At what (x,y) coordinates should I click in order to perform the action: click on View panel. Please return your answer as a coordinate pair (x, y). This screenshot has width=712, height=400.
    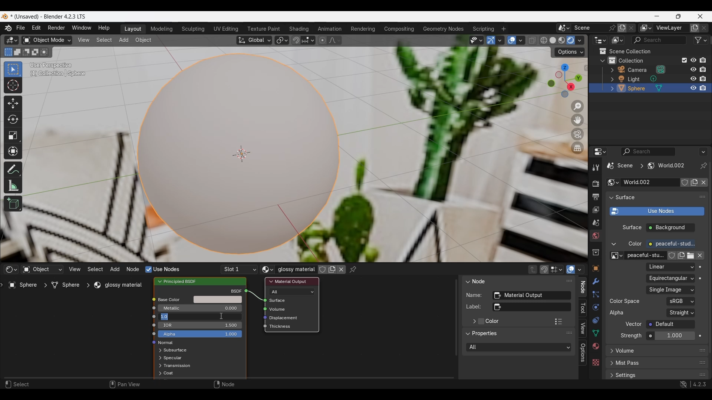
    Looking at the image, I should click on (583, 329).